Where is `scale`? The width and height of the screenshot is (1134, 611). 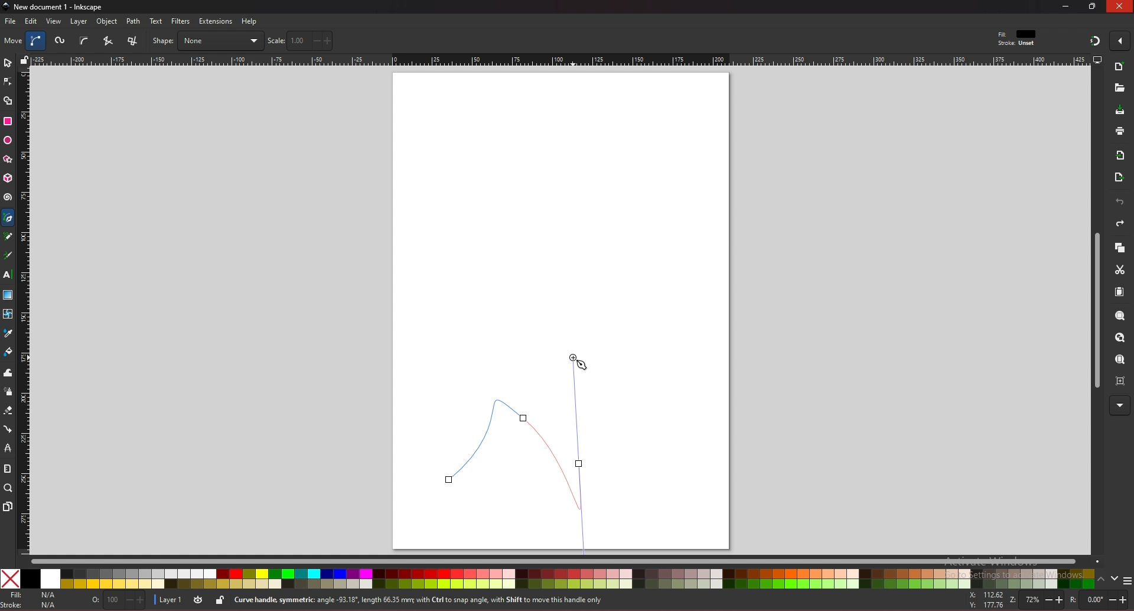
scale is located at coordinates (300, 40).